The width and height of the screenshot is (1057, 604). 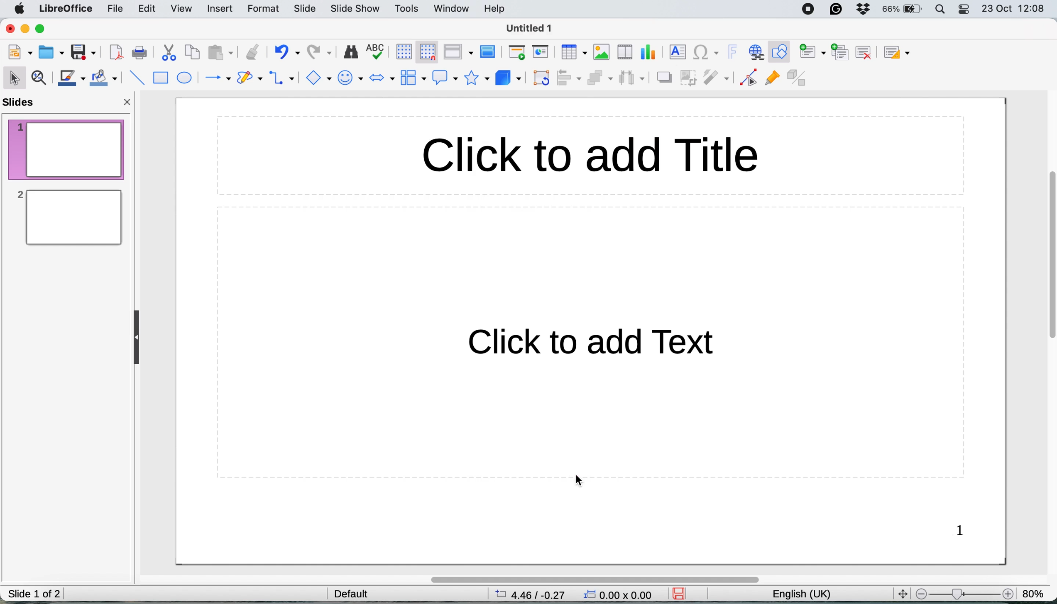 What do you see at coordinates (170, 54) in the screenshot?
I see `cut` at bounding box center [170, 54].